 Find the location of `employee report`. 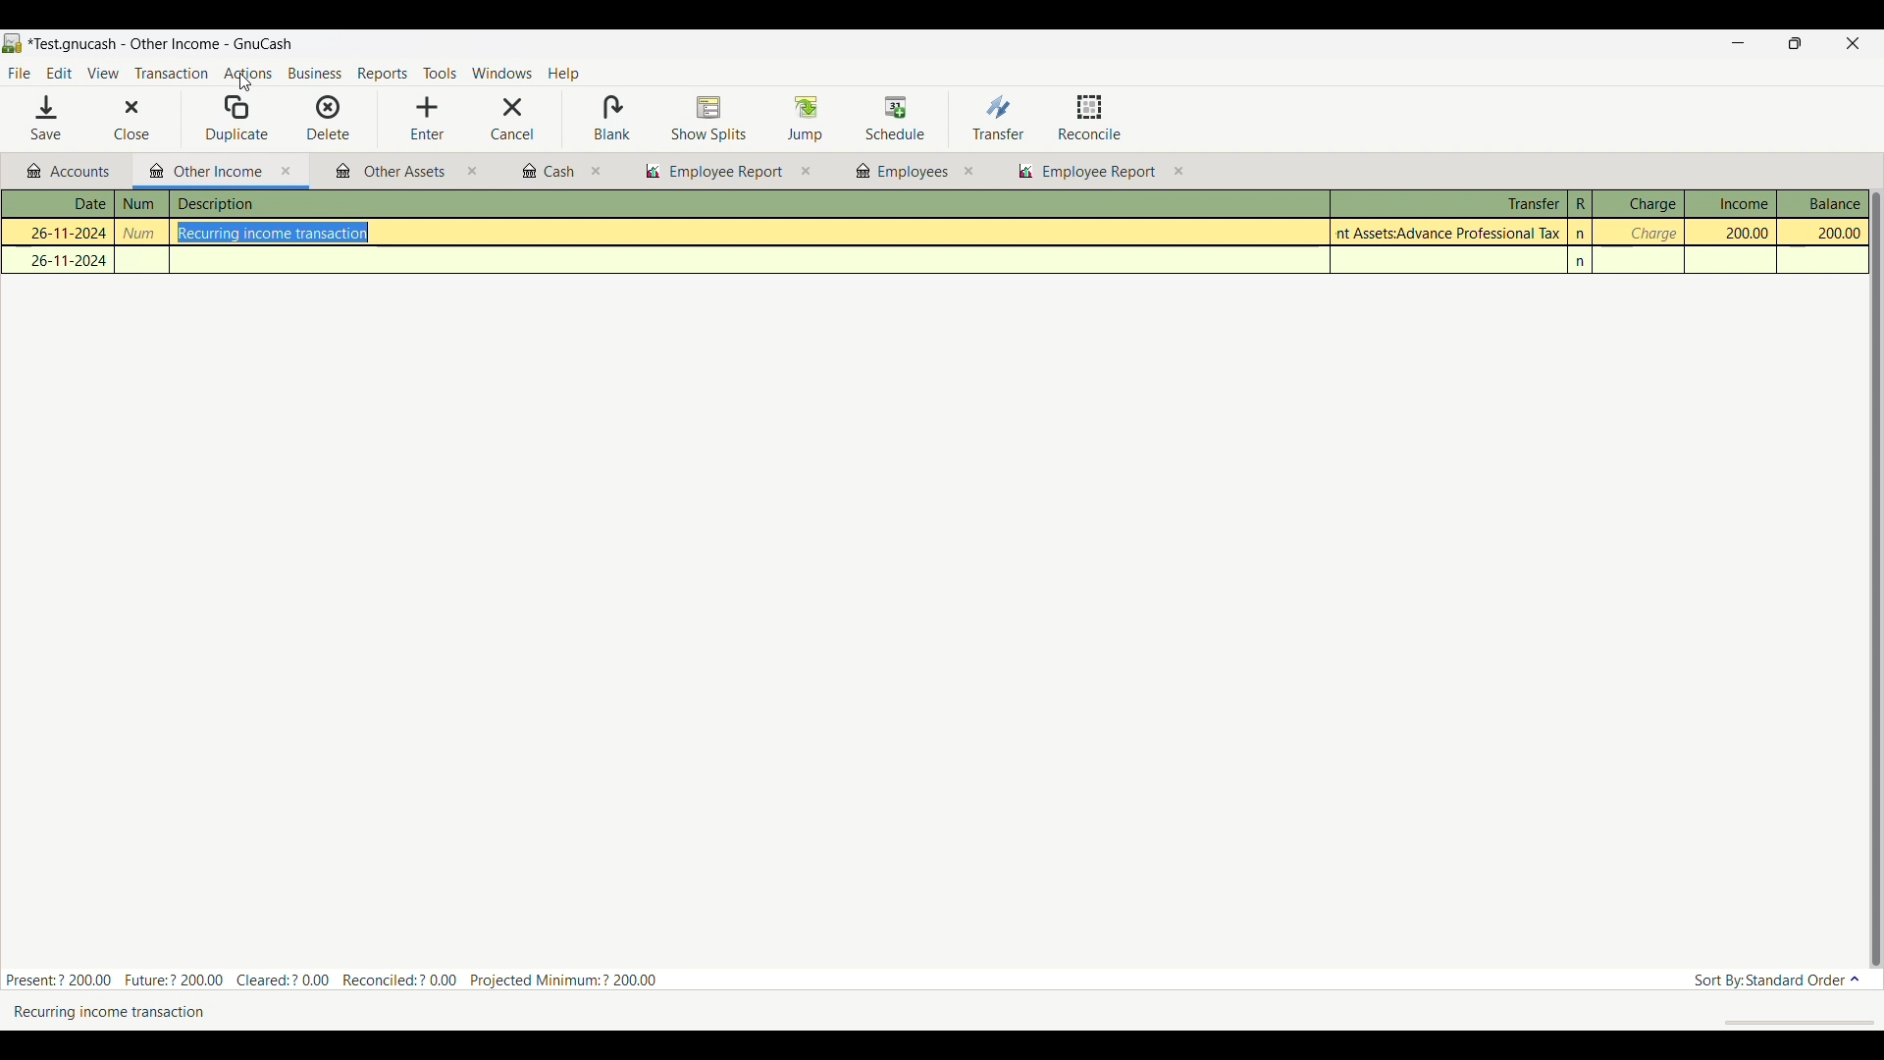

employee report is located at coordinates (712, 172).